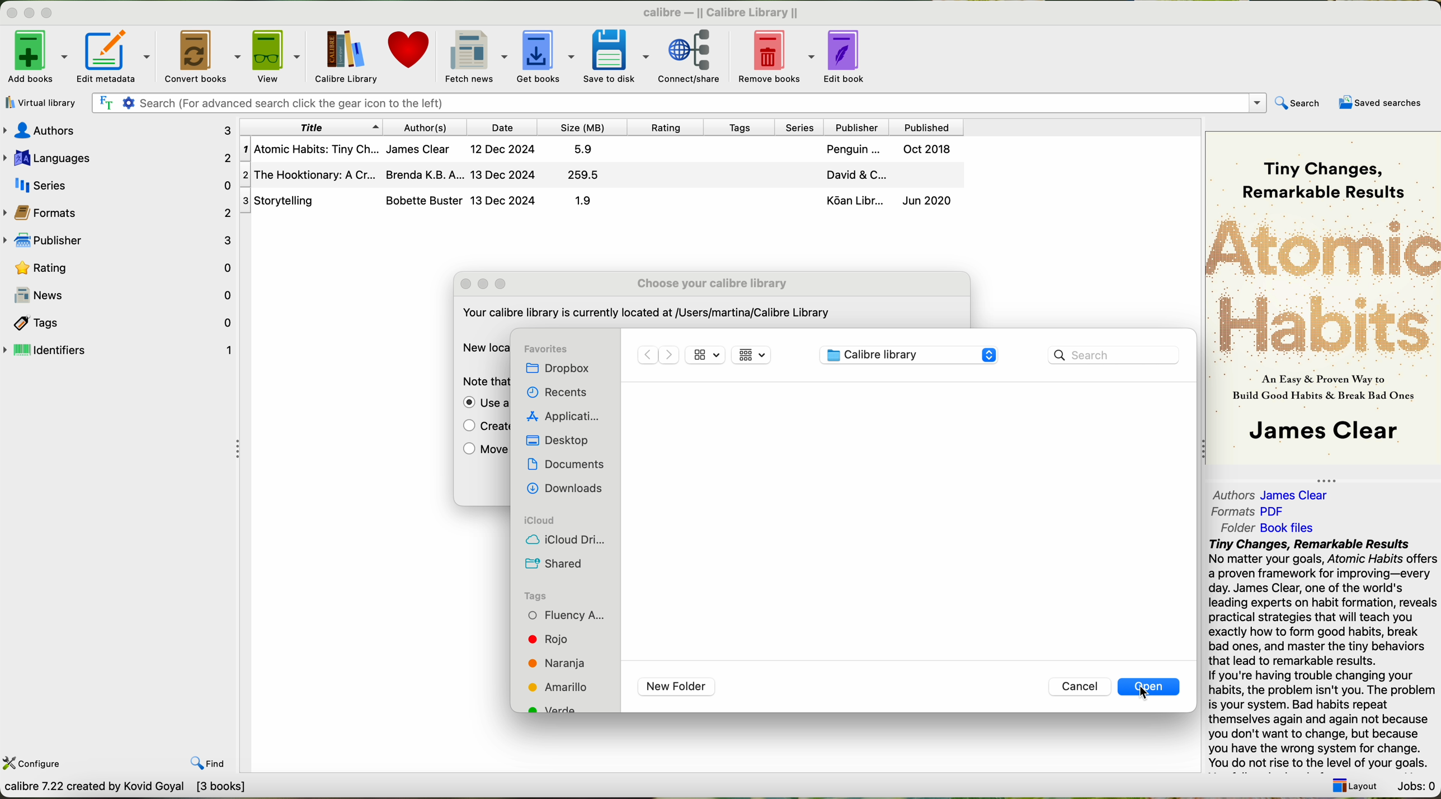 The height and width of the screenshot is (799, 1441). I want to click on calibre — || Calibre Library ||, so click(724, 12).